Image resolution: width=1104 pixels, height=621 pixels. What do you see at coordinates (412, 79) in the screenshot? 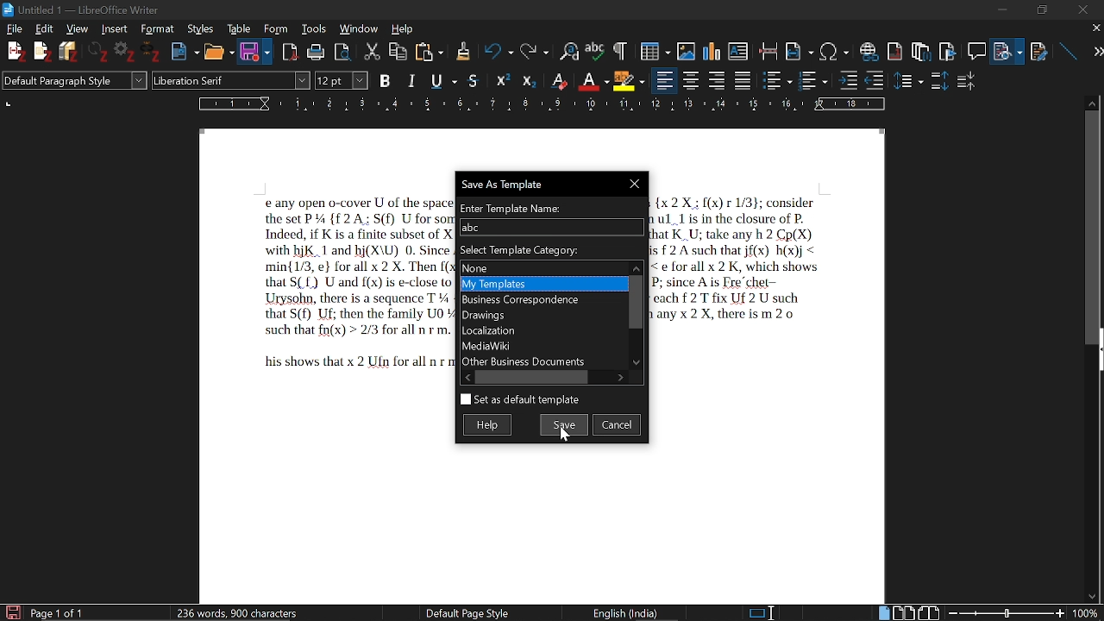
I see `Italics` at bounding box center [412, 79].